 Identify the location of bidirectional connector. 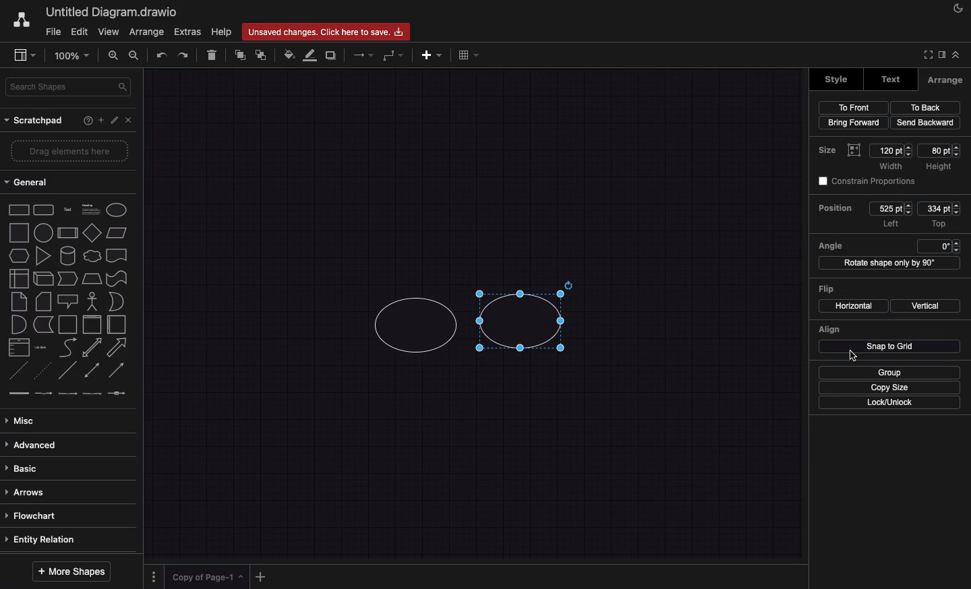
(91, 369).